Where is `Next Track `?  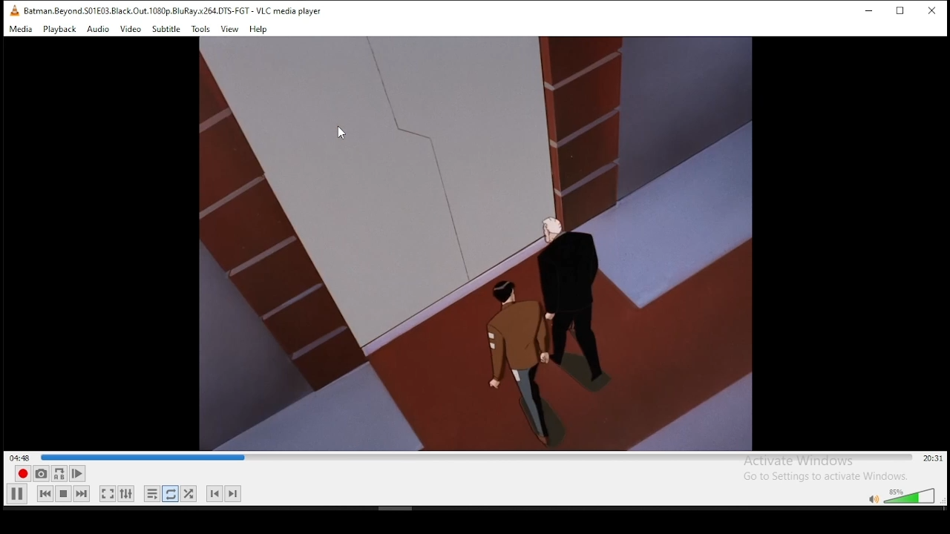
Next Track  is located at coordinates (235, 493).